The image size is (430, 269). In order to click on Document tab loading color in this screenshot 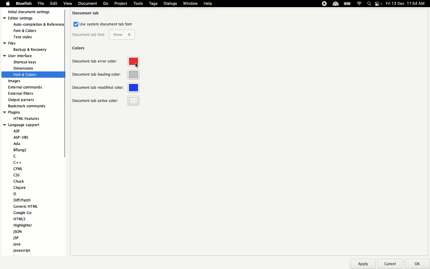, I will do `click(106, 76)`.